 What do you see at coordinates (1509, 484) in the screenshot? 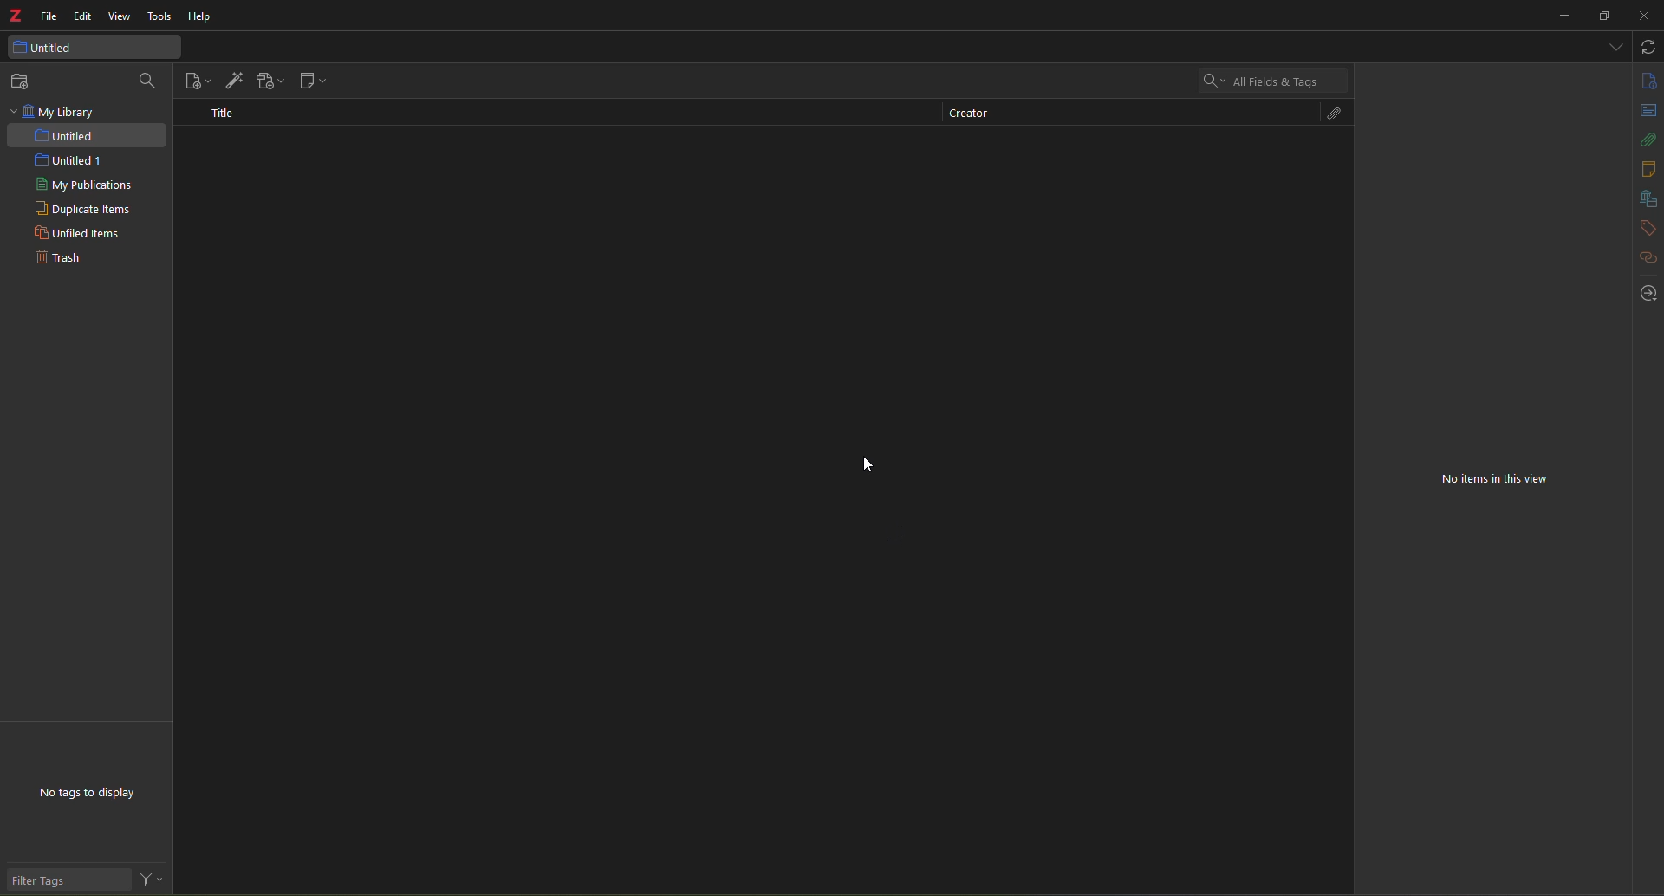
I see `no items in this view` at bounding box center [1509, 484].